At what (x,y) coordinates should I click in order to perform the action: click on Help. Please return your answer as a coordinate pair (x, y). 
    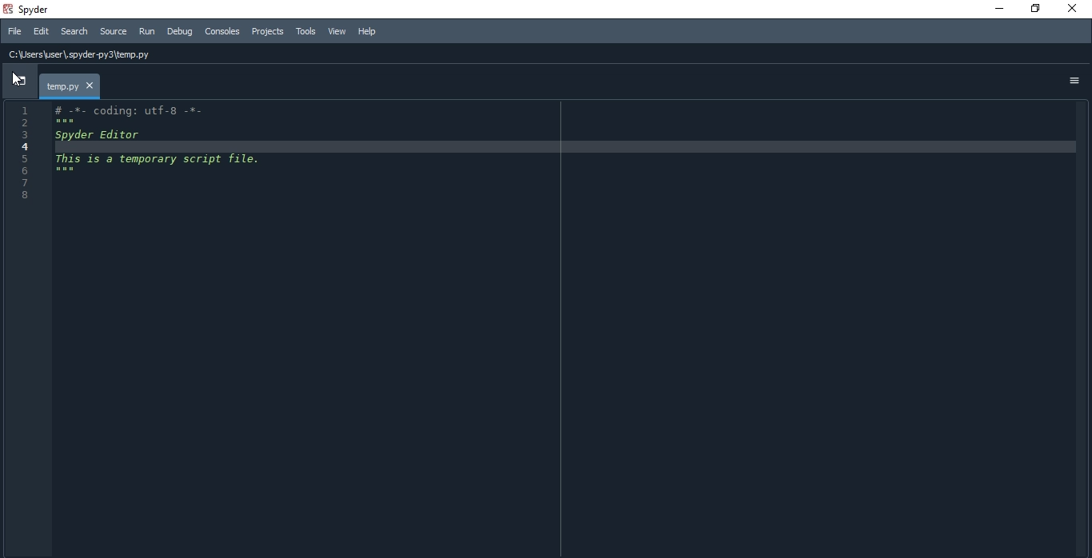
    Looking at the image, I should click on (374, 30).